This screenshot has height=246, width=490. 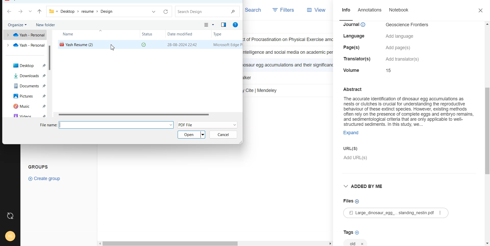 What do you see at coordinates (352, 148) in the screenshot?
I see `urls` at bounding box center [352, 148].